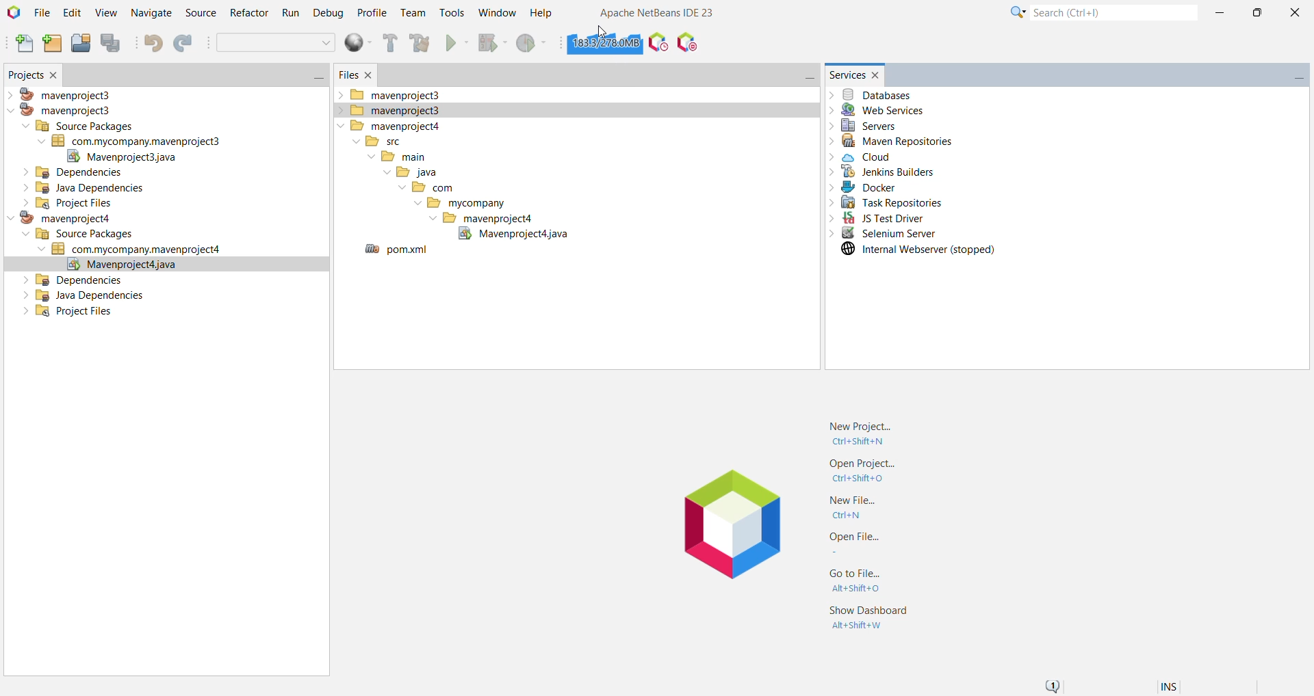 This screenshot has width=1314, height=696. What do you see at coordinates (658, 44) in the screenshot?
I see `Profile the IDE` at bounding box center [658, 44].